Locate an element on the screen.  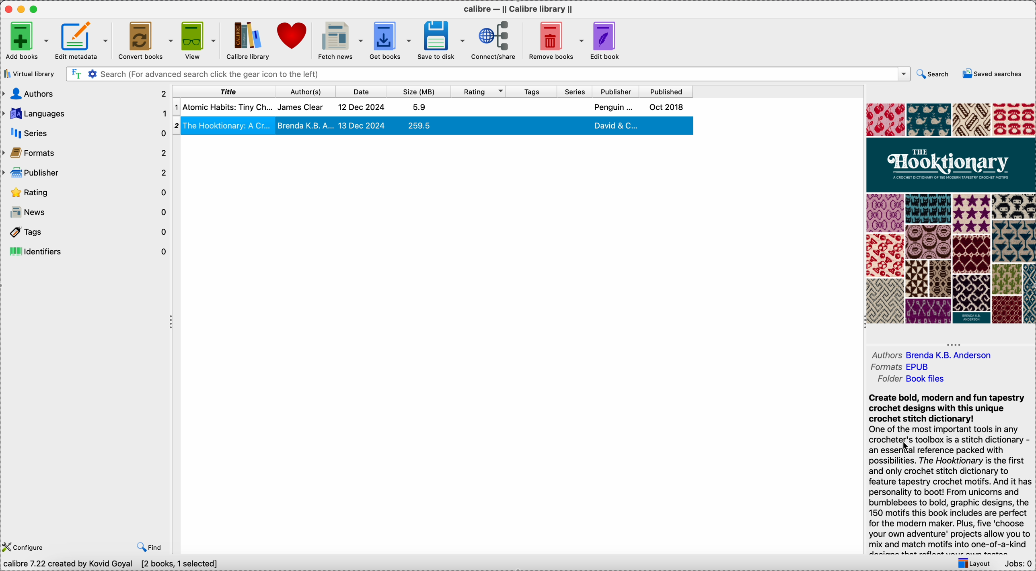
virtual library is located at coordinates (31, 74).